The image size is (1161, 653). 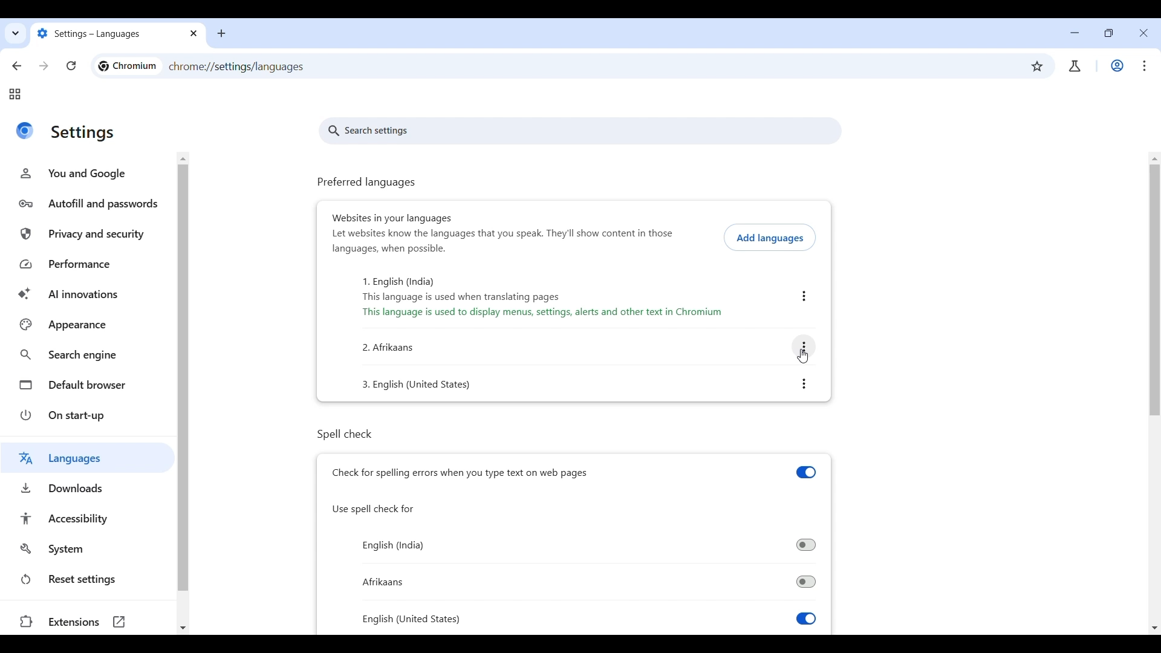 I want to click on spell check, so click(x=361, y=433).